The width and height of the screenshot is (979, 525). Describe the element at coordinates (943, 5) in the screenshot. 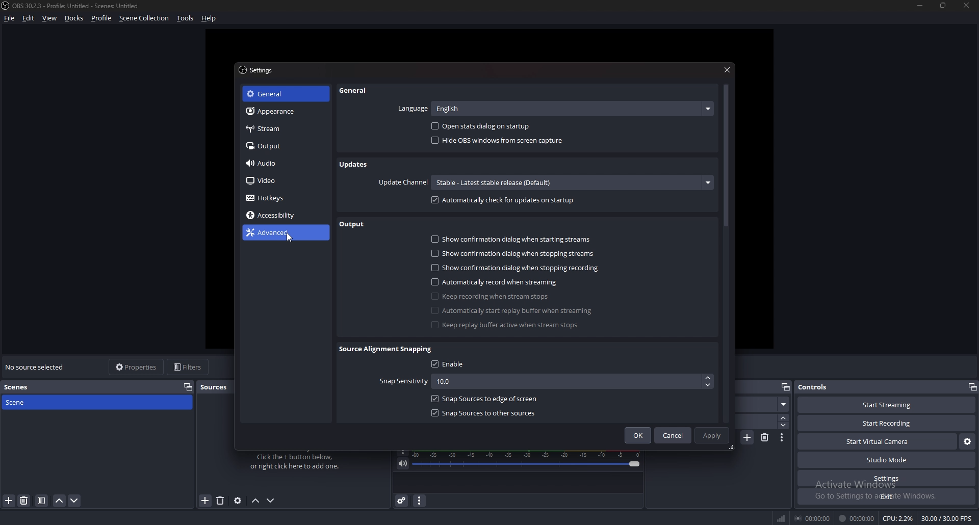

I see `resize` at that location.